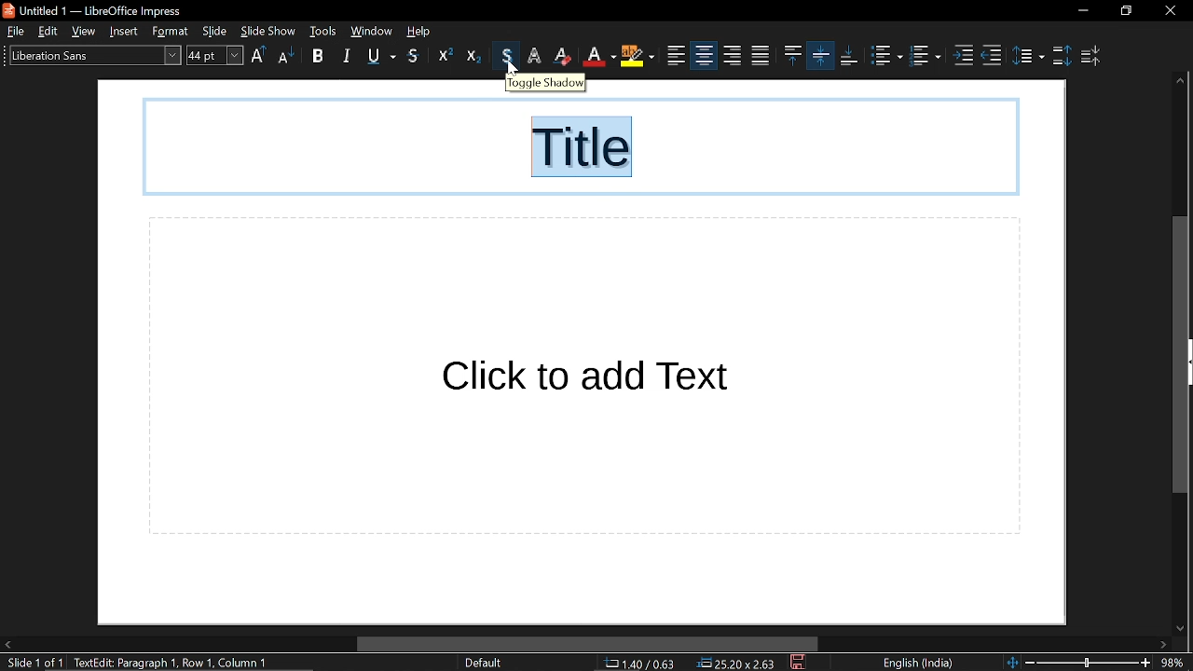 This screenshot has width=1193, height=671. Describe the element at coordinates (423, 31) in the screenshot. I see `help` at that location.